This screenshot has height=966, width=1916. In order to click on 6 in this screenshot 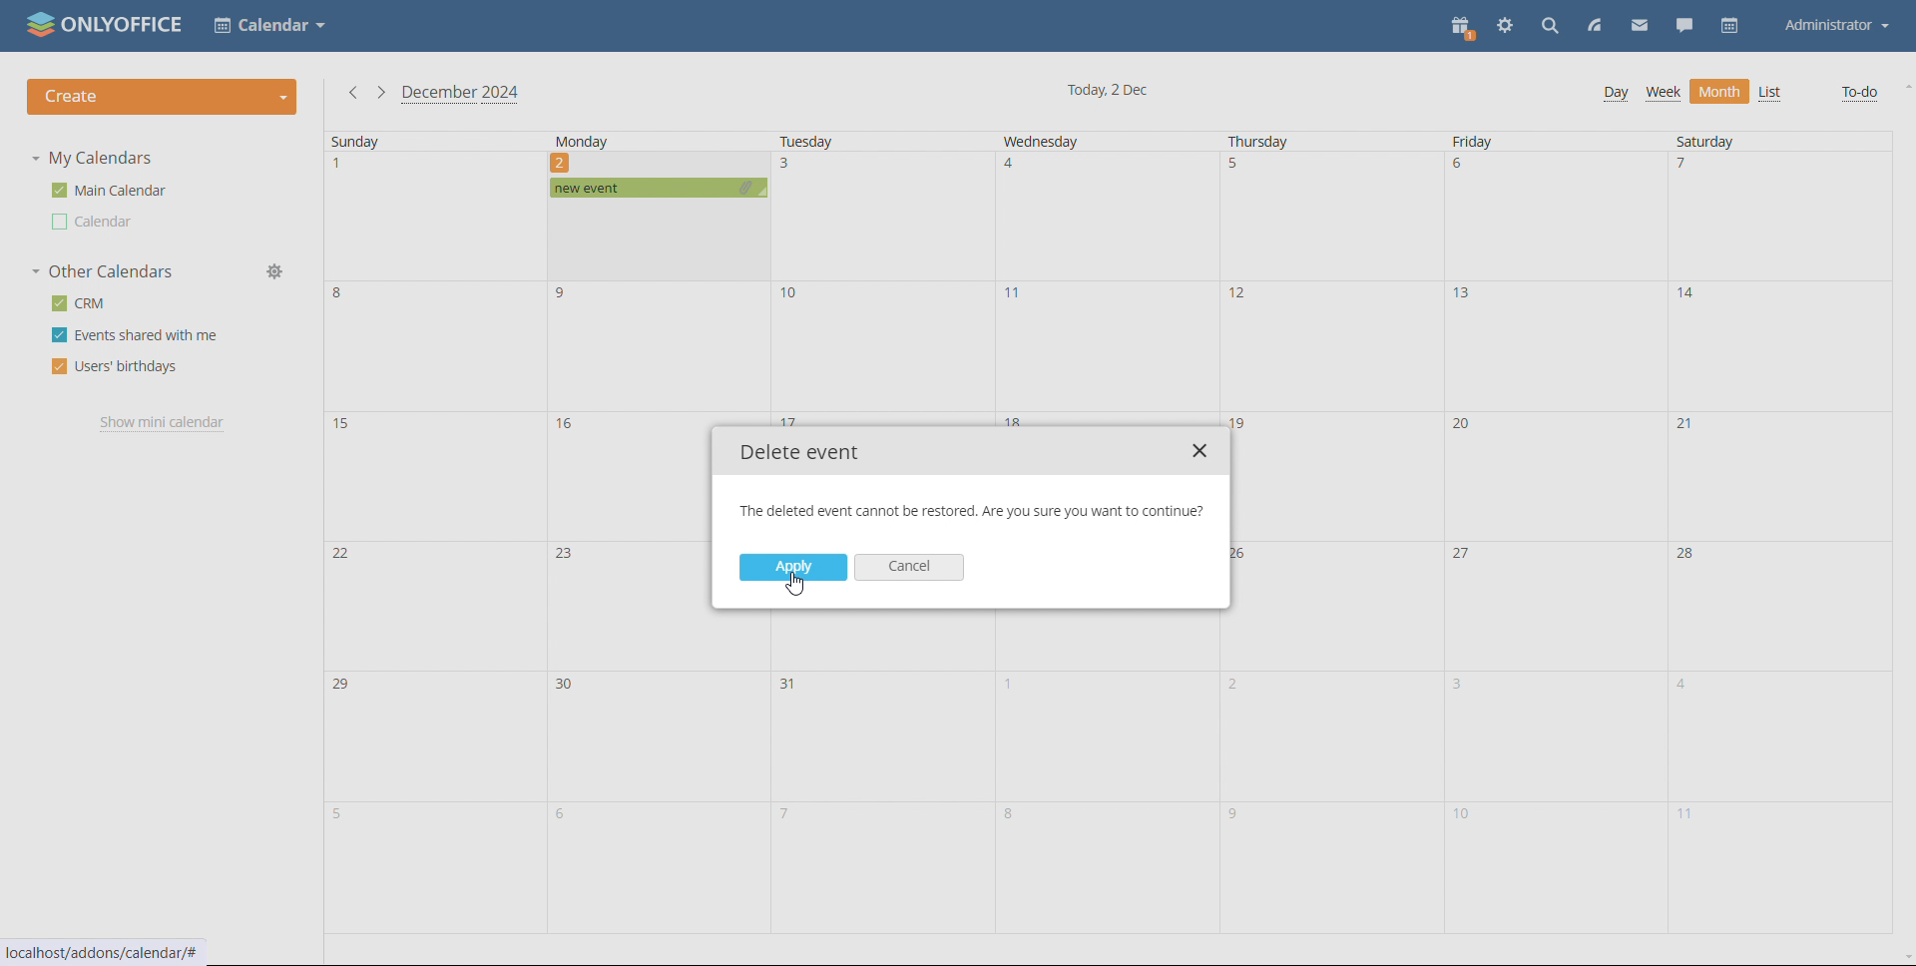, I will do `click(1463, 169)`.